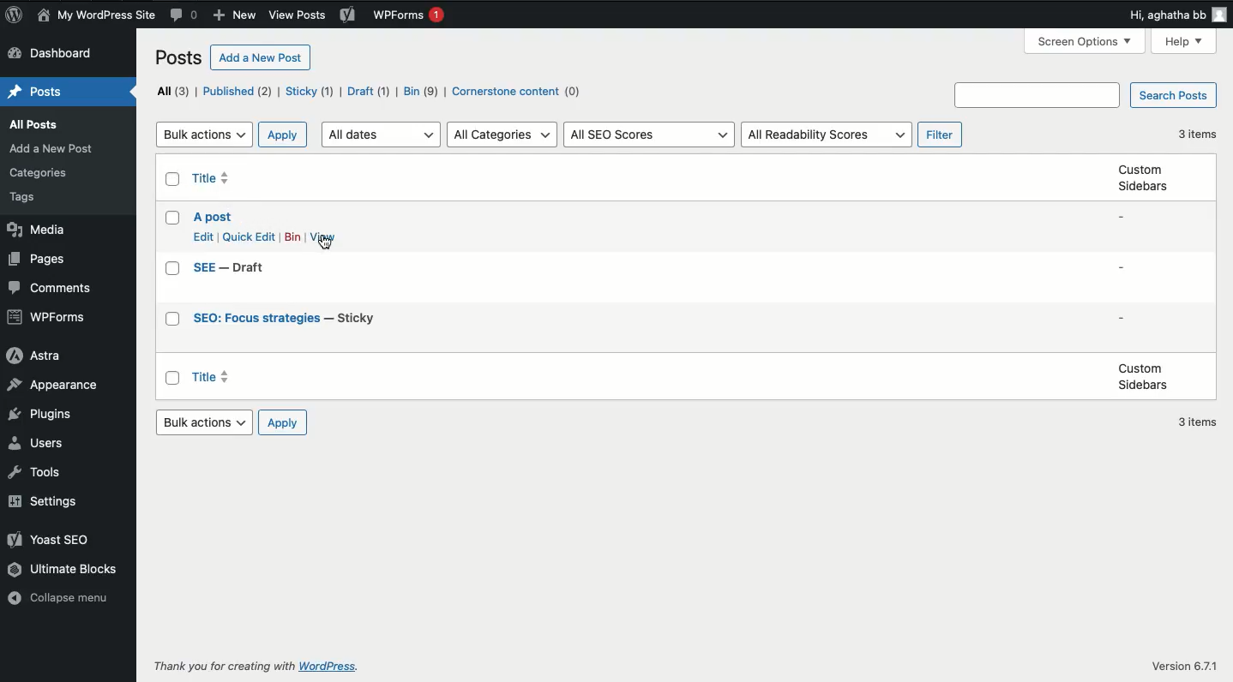  What do you see at coordinates (57, 388) in the screenshot?
I see `Appearance` at bounding box center [57, 388].